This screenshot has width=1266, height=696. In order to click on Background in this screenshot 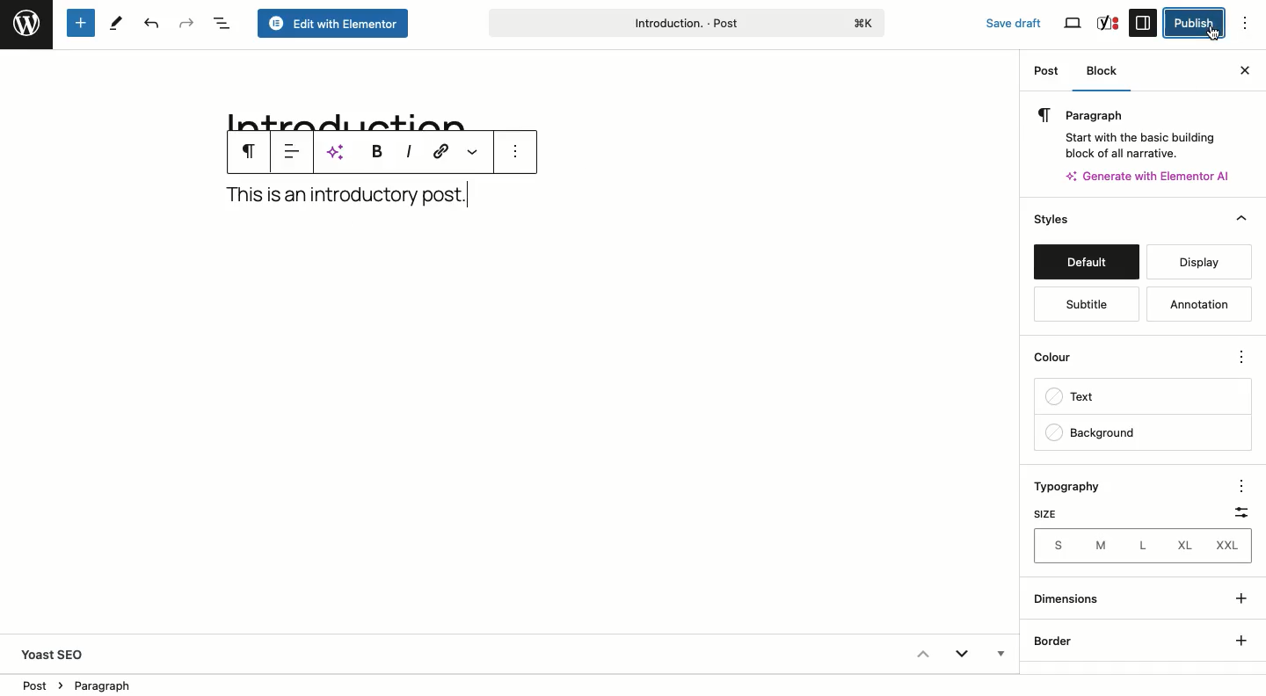, I will do `click(1091, 433)`.